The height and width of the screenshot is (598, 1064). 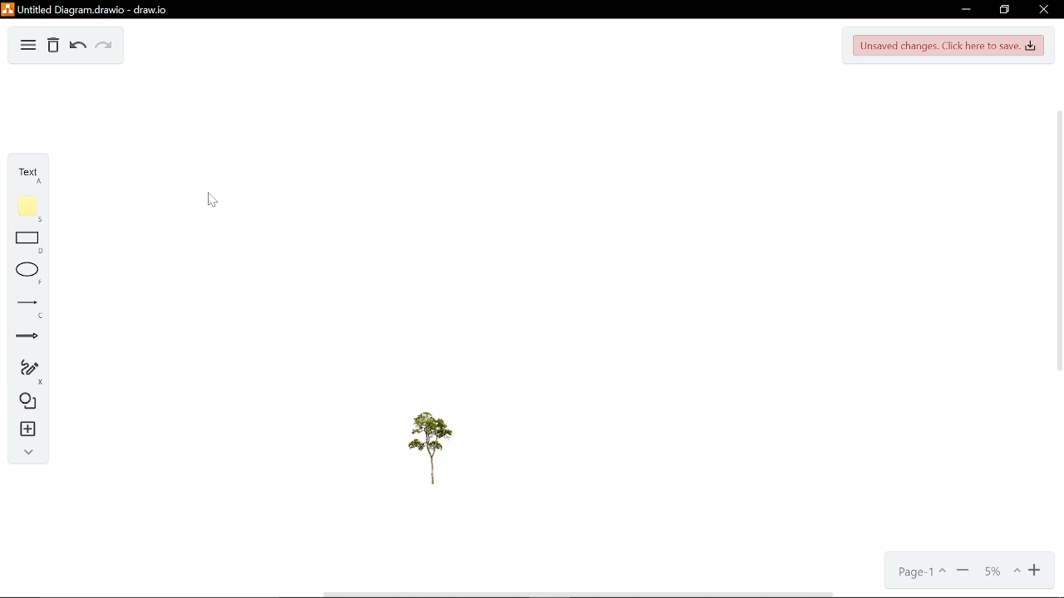 I want to click on Note, so click(x=23, y=207).